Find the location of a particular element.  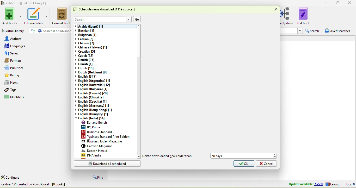

english (bulgaria)[1] is located at coordinates (95, 89).